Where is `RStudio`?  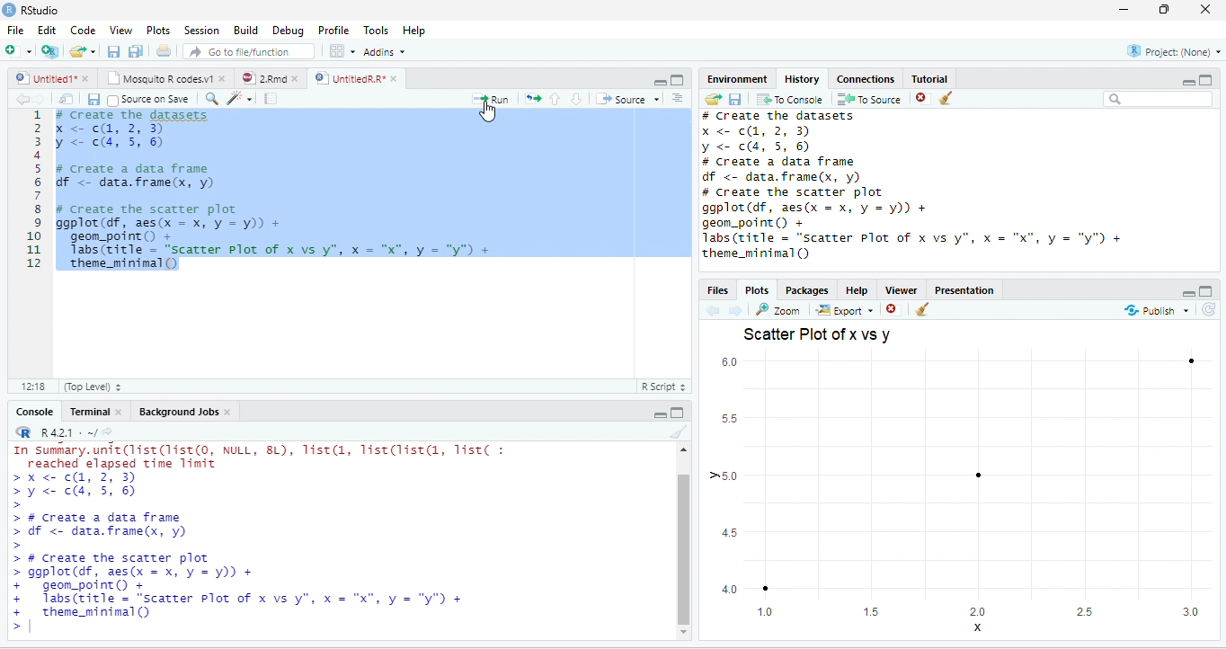 RStudio is located at coordinates (31, 10).